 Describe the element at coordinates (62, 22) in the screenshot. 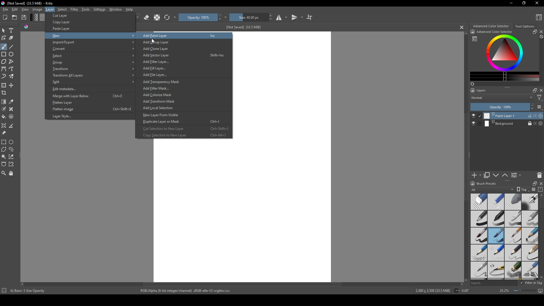

I see `Copy Layer` at that location.